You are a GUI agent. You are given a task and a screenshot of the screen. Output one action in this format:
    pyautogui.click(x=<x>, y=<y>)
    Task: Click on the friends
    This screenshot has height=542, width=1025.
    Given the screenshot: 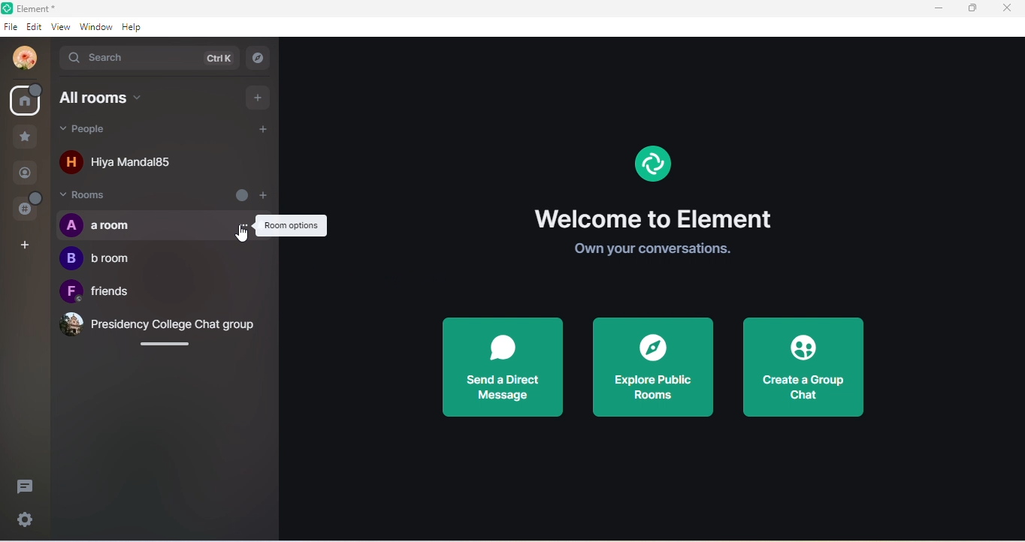 What is the action you would take?
    pyautogui.click(x=104, y=294)
    